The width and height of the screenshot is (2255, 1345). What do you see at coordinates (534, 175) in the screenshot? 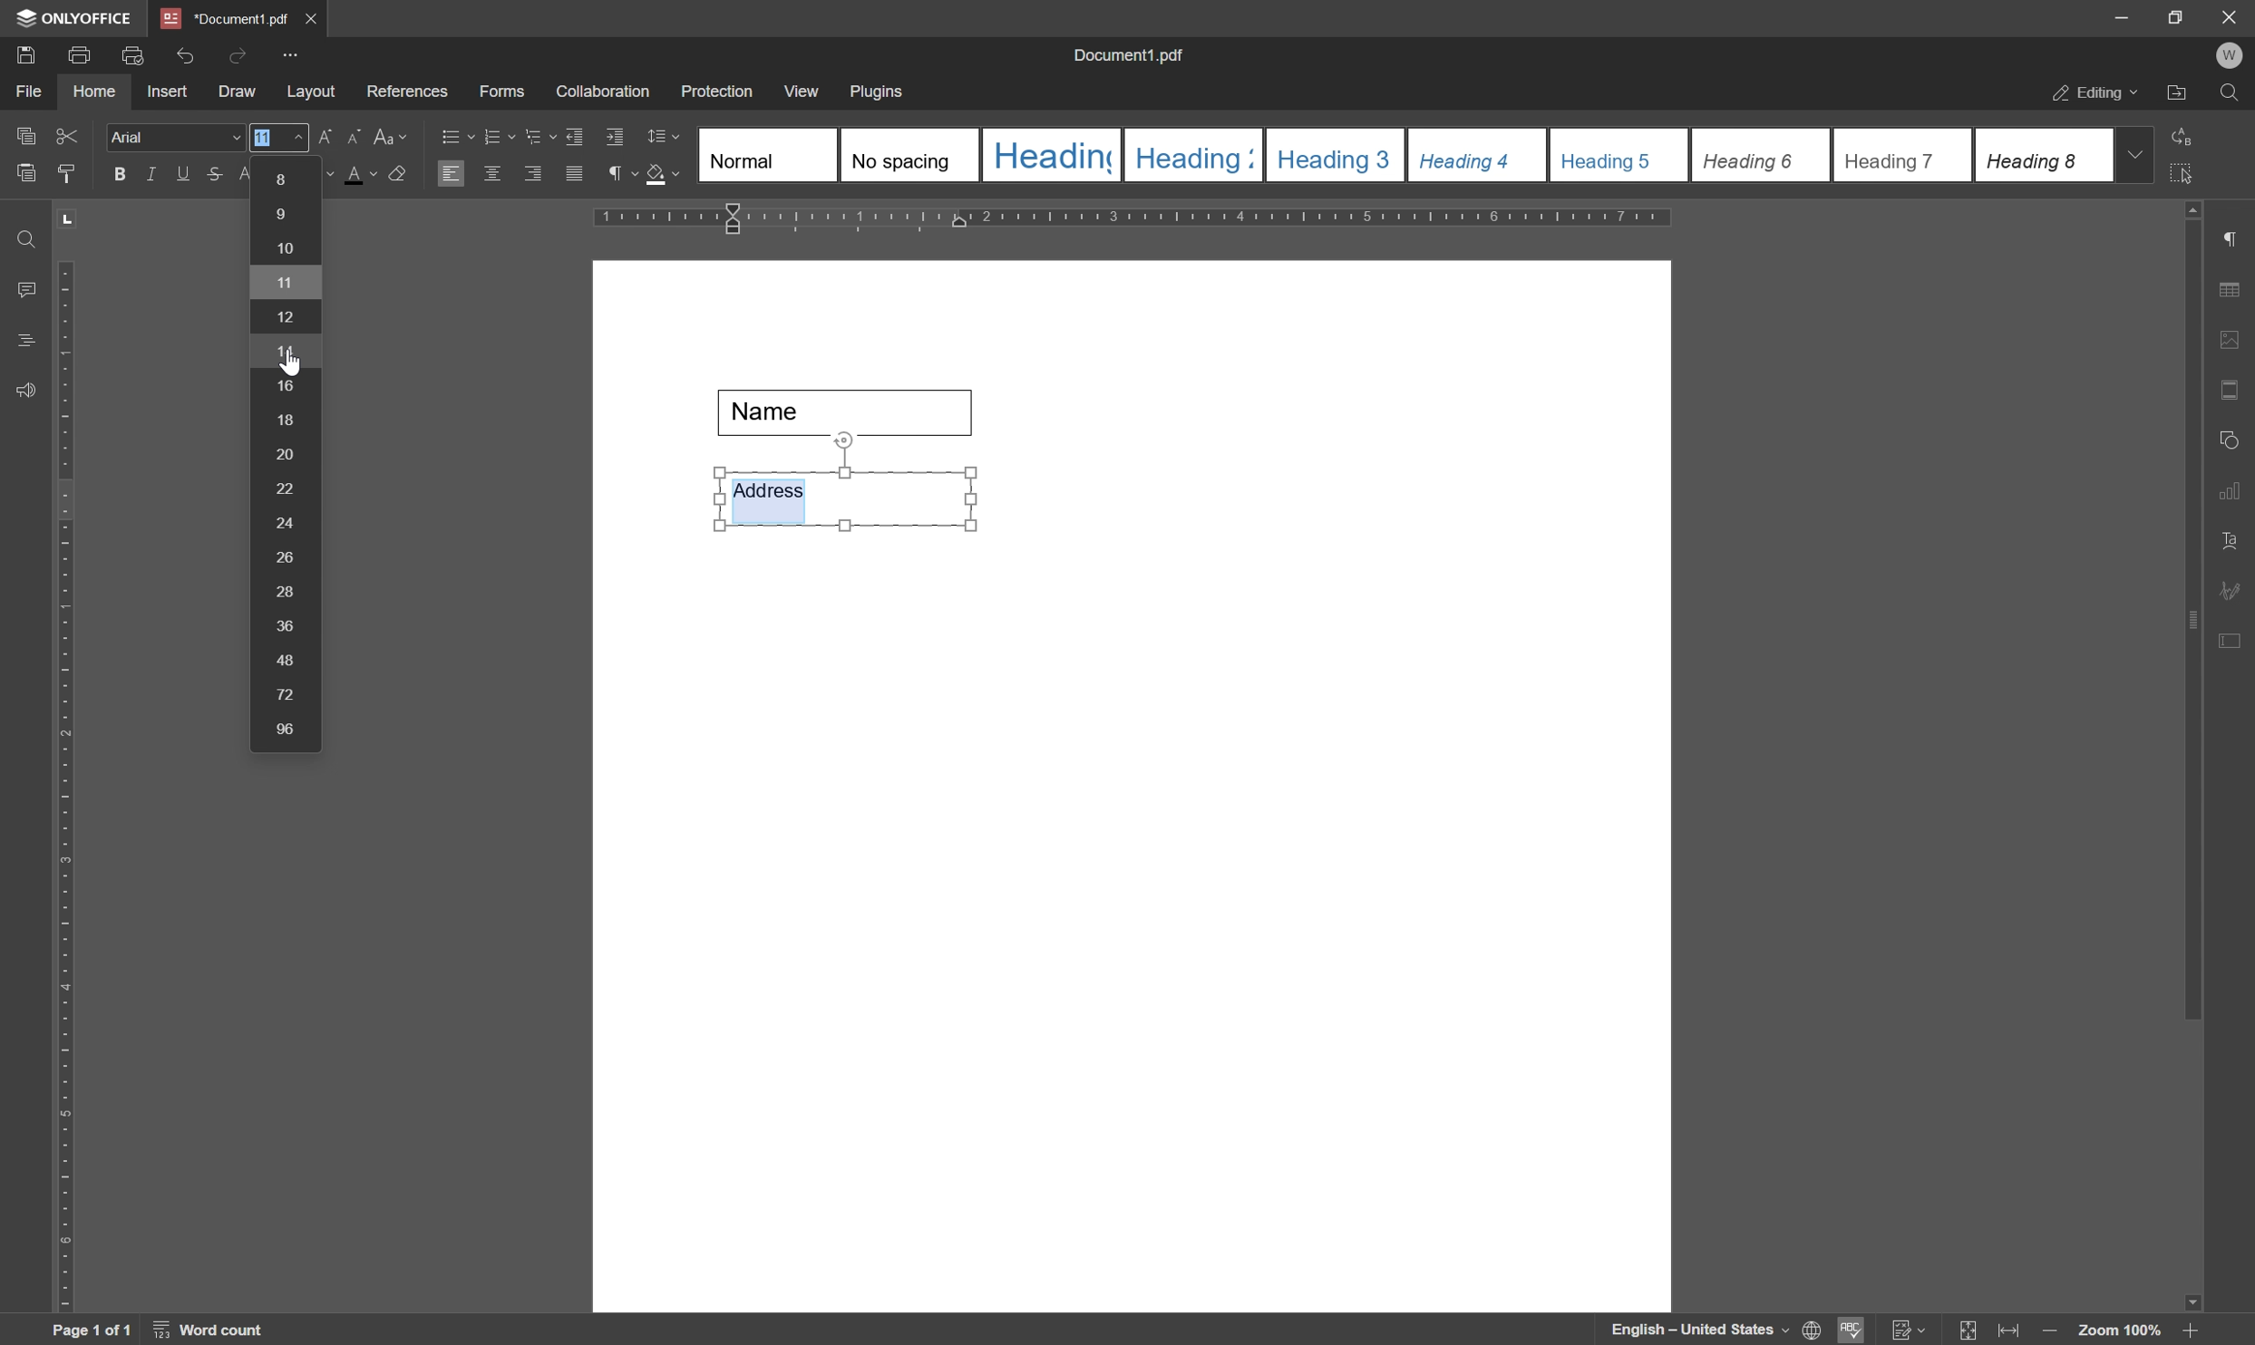
I see `Align right` at bounding box center [534, 175].